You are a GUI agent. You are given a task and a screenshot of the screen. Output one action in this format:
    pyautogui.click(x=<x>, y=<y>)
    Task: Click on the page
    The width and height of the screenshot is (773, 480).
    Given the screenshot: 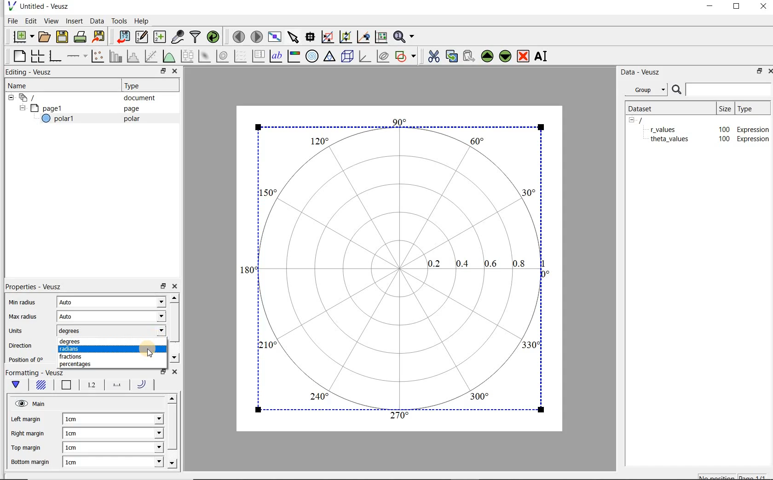 What is the action you would take?
    pyautogui.click(x=129, y=109)
    